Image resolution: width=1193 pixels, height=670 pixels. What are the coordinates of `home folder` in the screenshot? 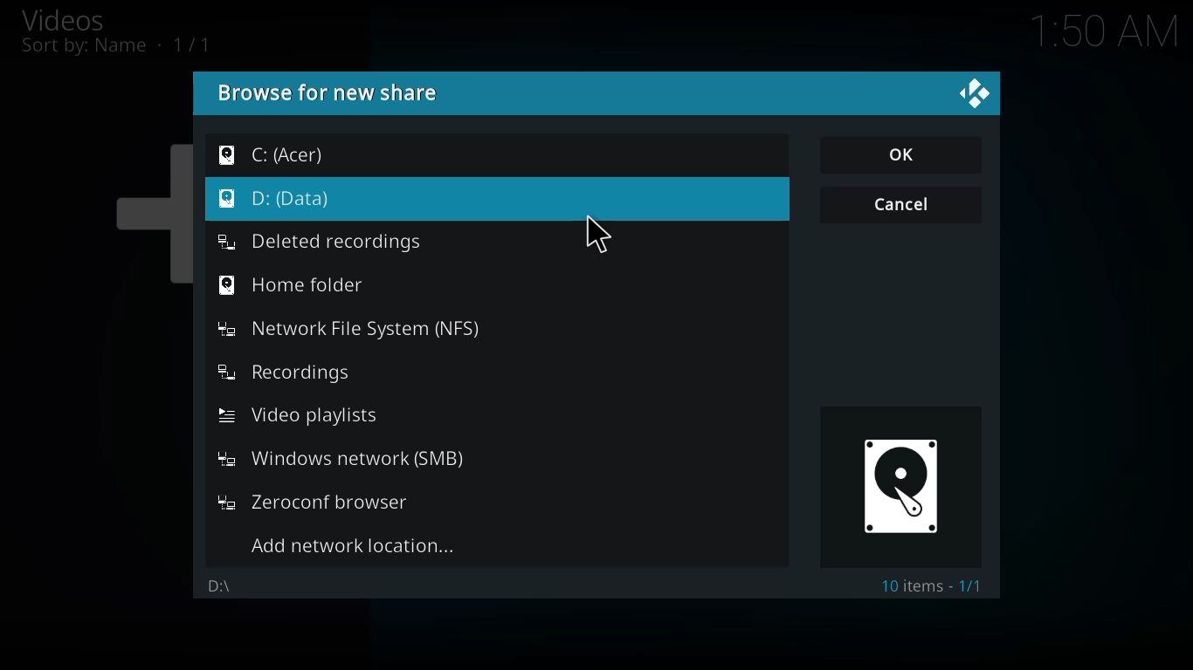 It's located at (294, 284).